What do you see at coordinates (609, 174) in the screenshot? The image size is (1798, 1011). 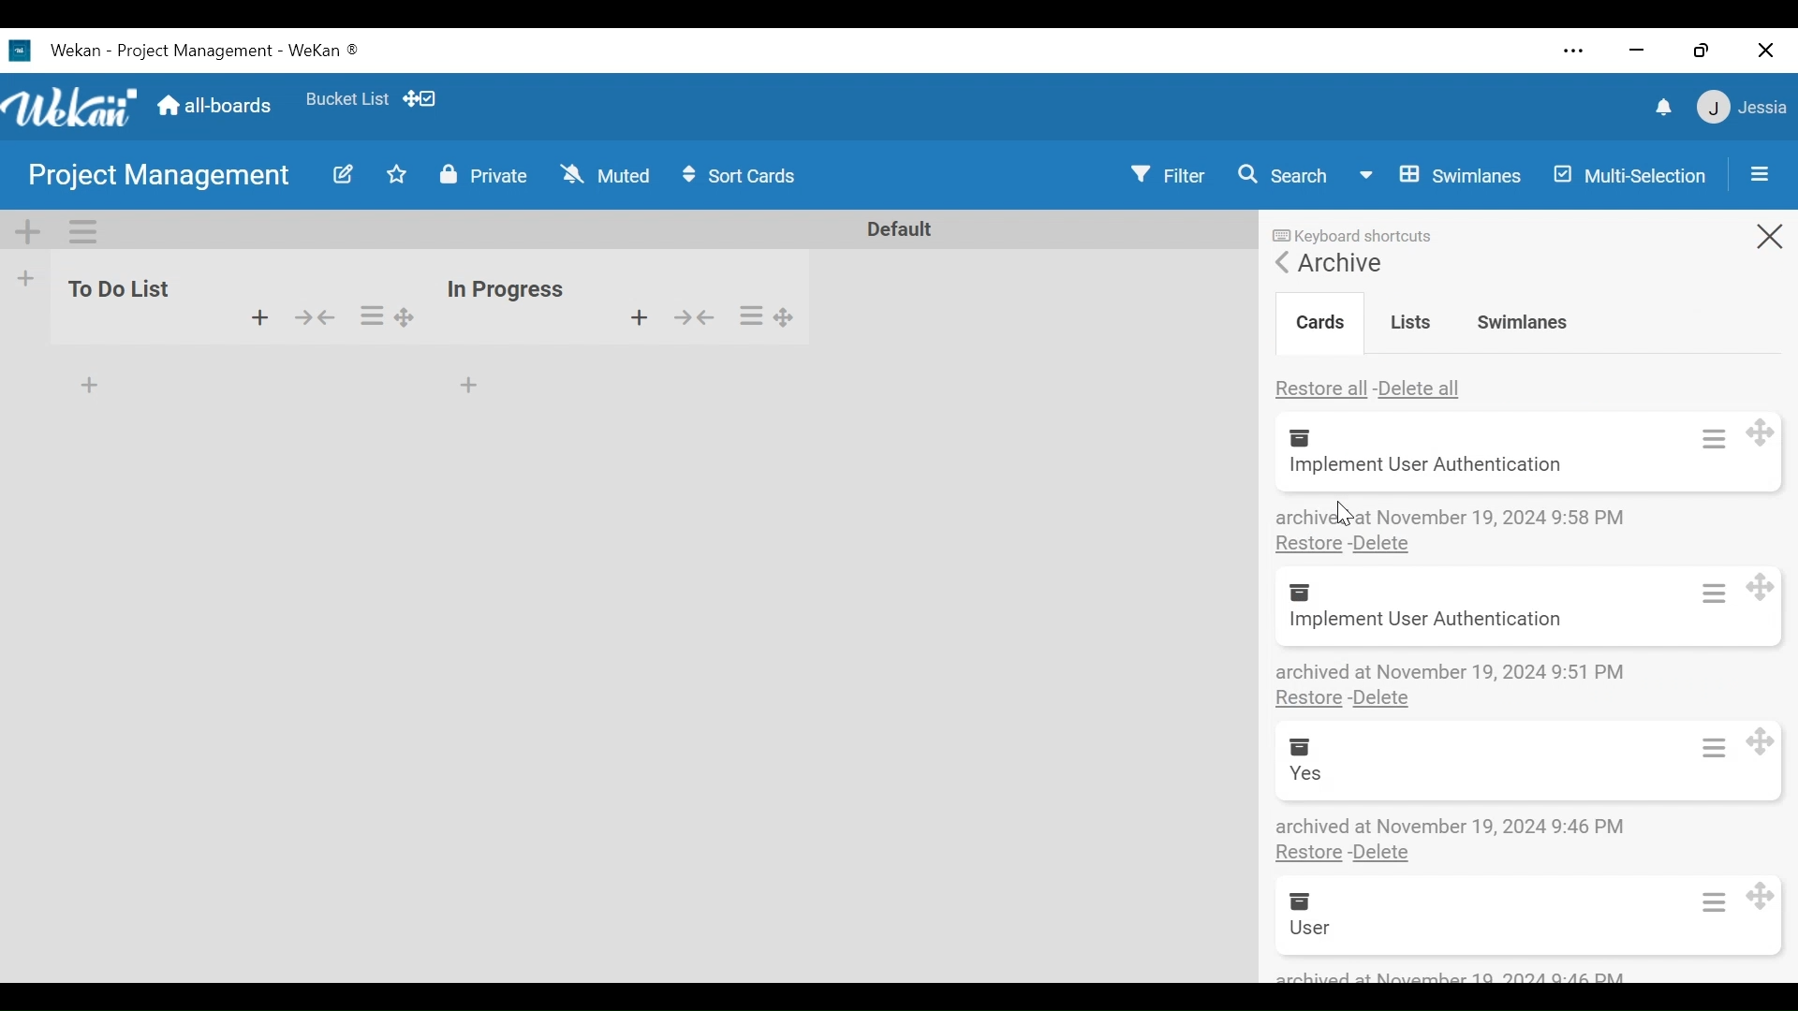 I see `Change Watch` at bounding box center [609, 174].